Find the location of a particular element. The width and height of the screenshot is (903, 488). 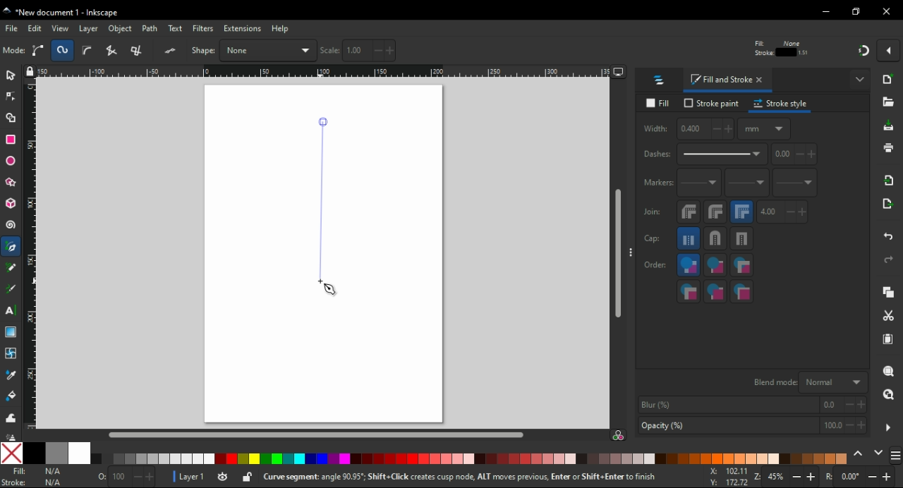

undo is located at coordinates (890, 234).